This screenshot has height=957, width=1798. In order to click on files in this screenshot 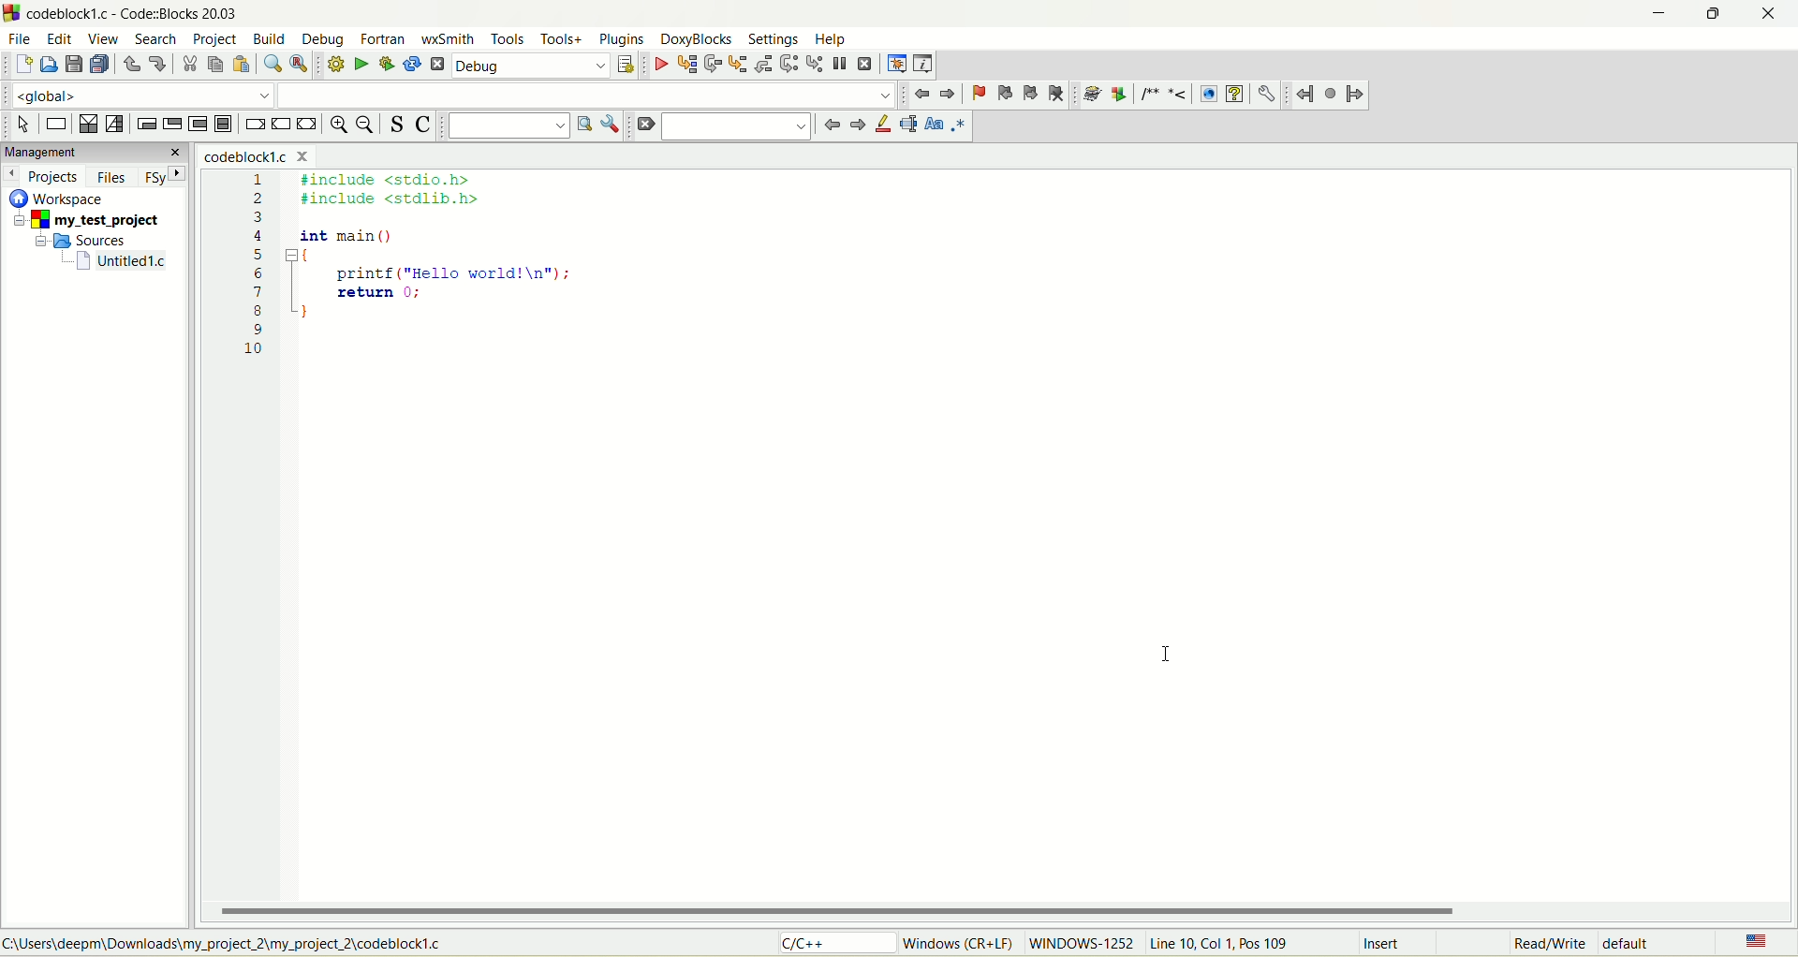, I will do `click(113, 177)`.